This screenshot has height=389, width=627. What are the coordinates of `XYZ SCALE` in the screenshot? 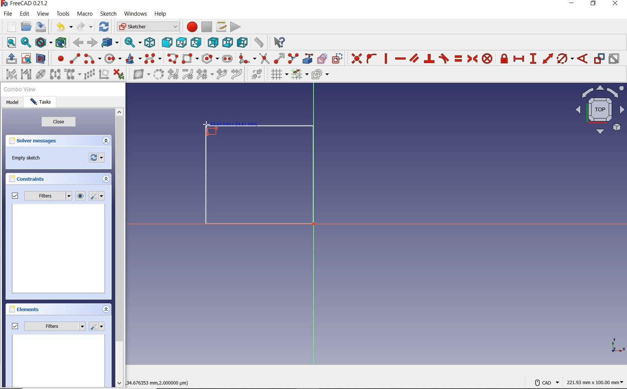 It's located at (618, 345).